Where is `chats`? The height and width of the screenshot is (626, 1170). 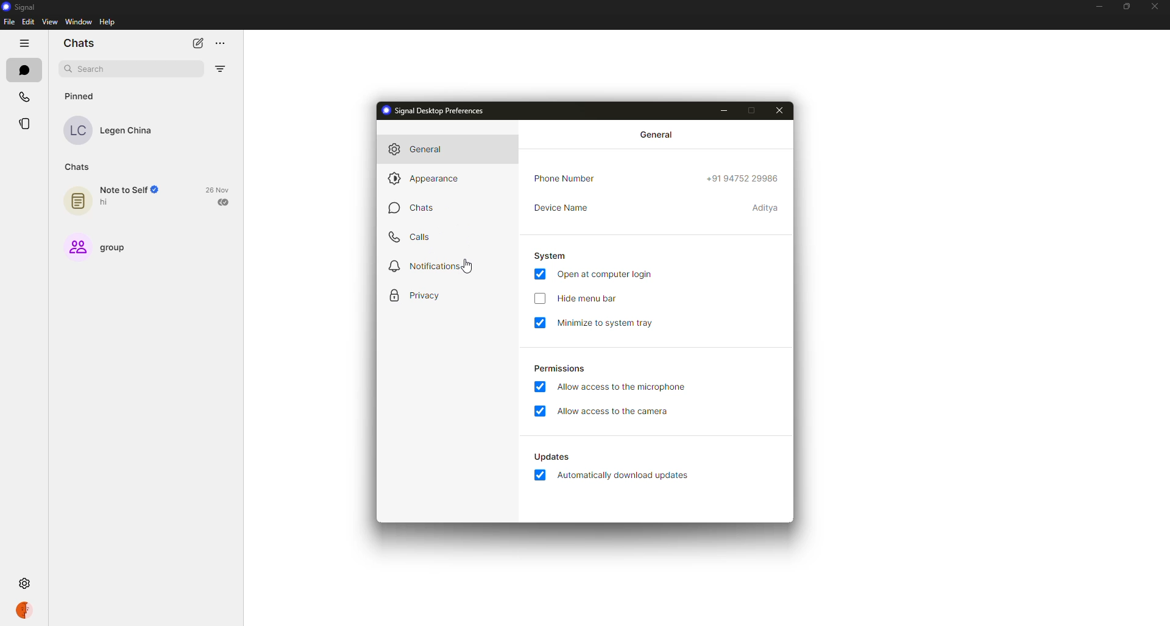
chats is located at coordinates (79, 166).